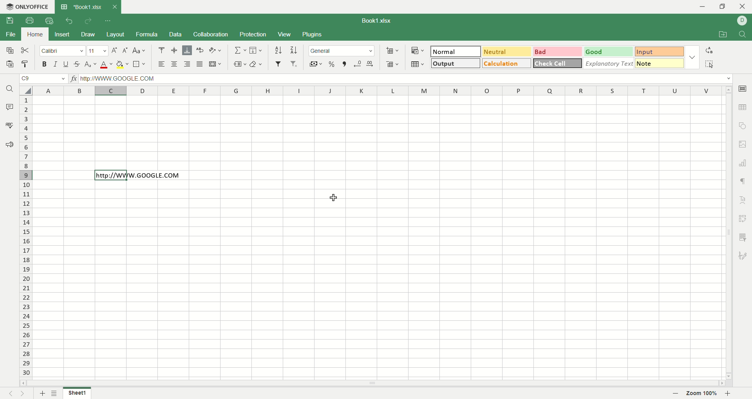 The image size is (752, 399). What do you see at coordinates (293, 64) in the screenshot?
I see `remove filter` at bounding box center [293, 64].